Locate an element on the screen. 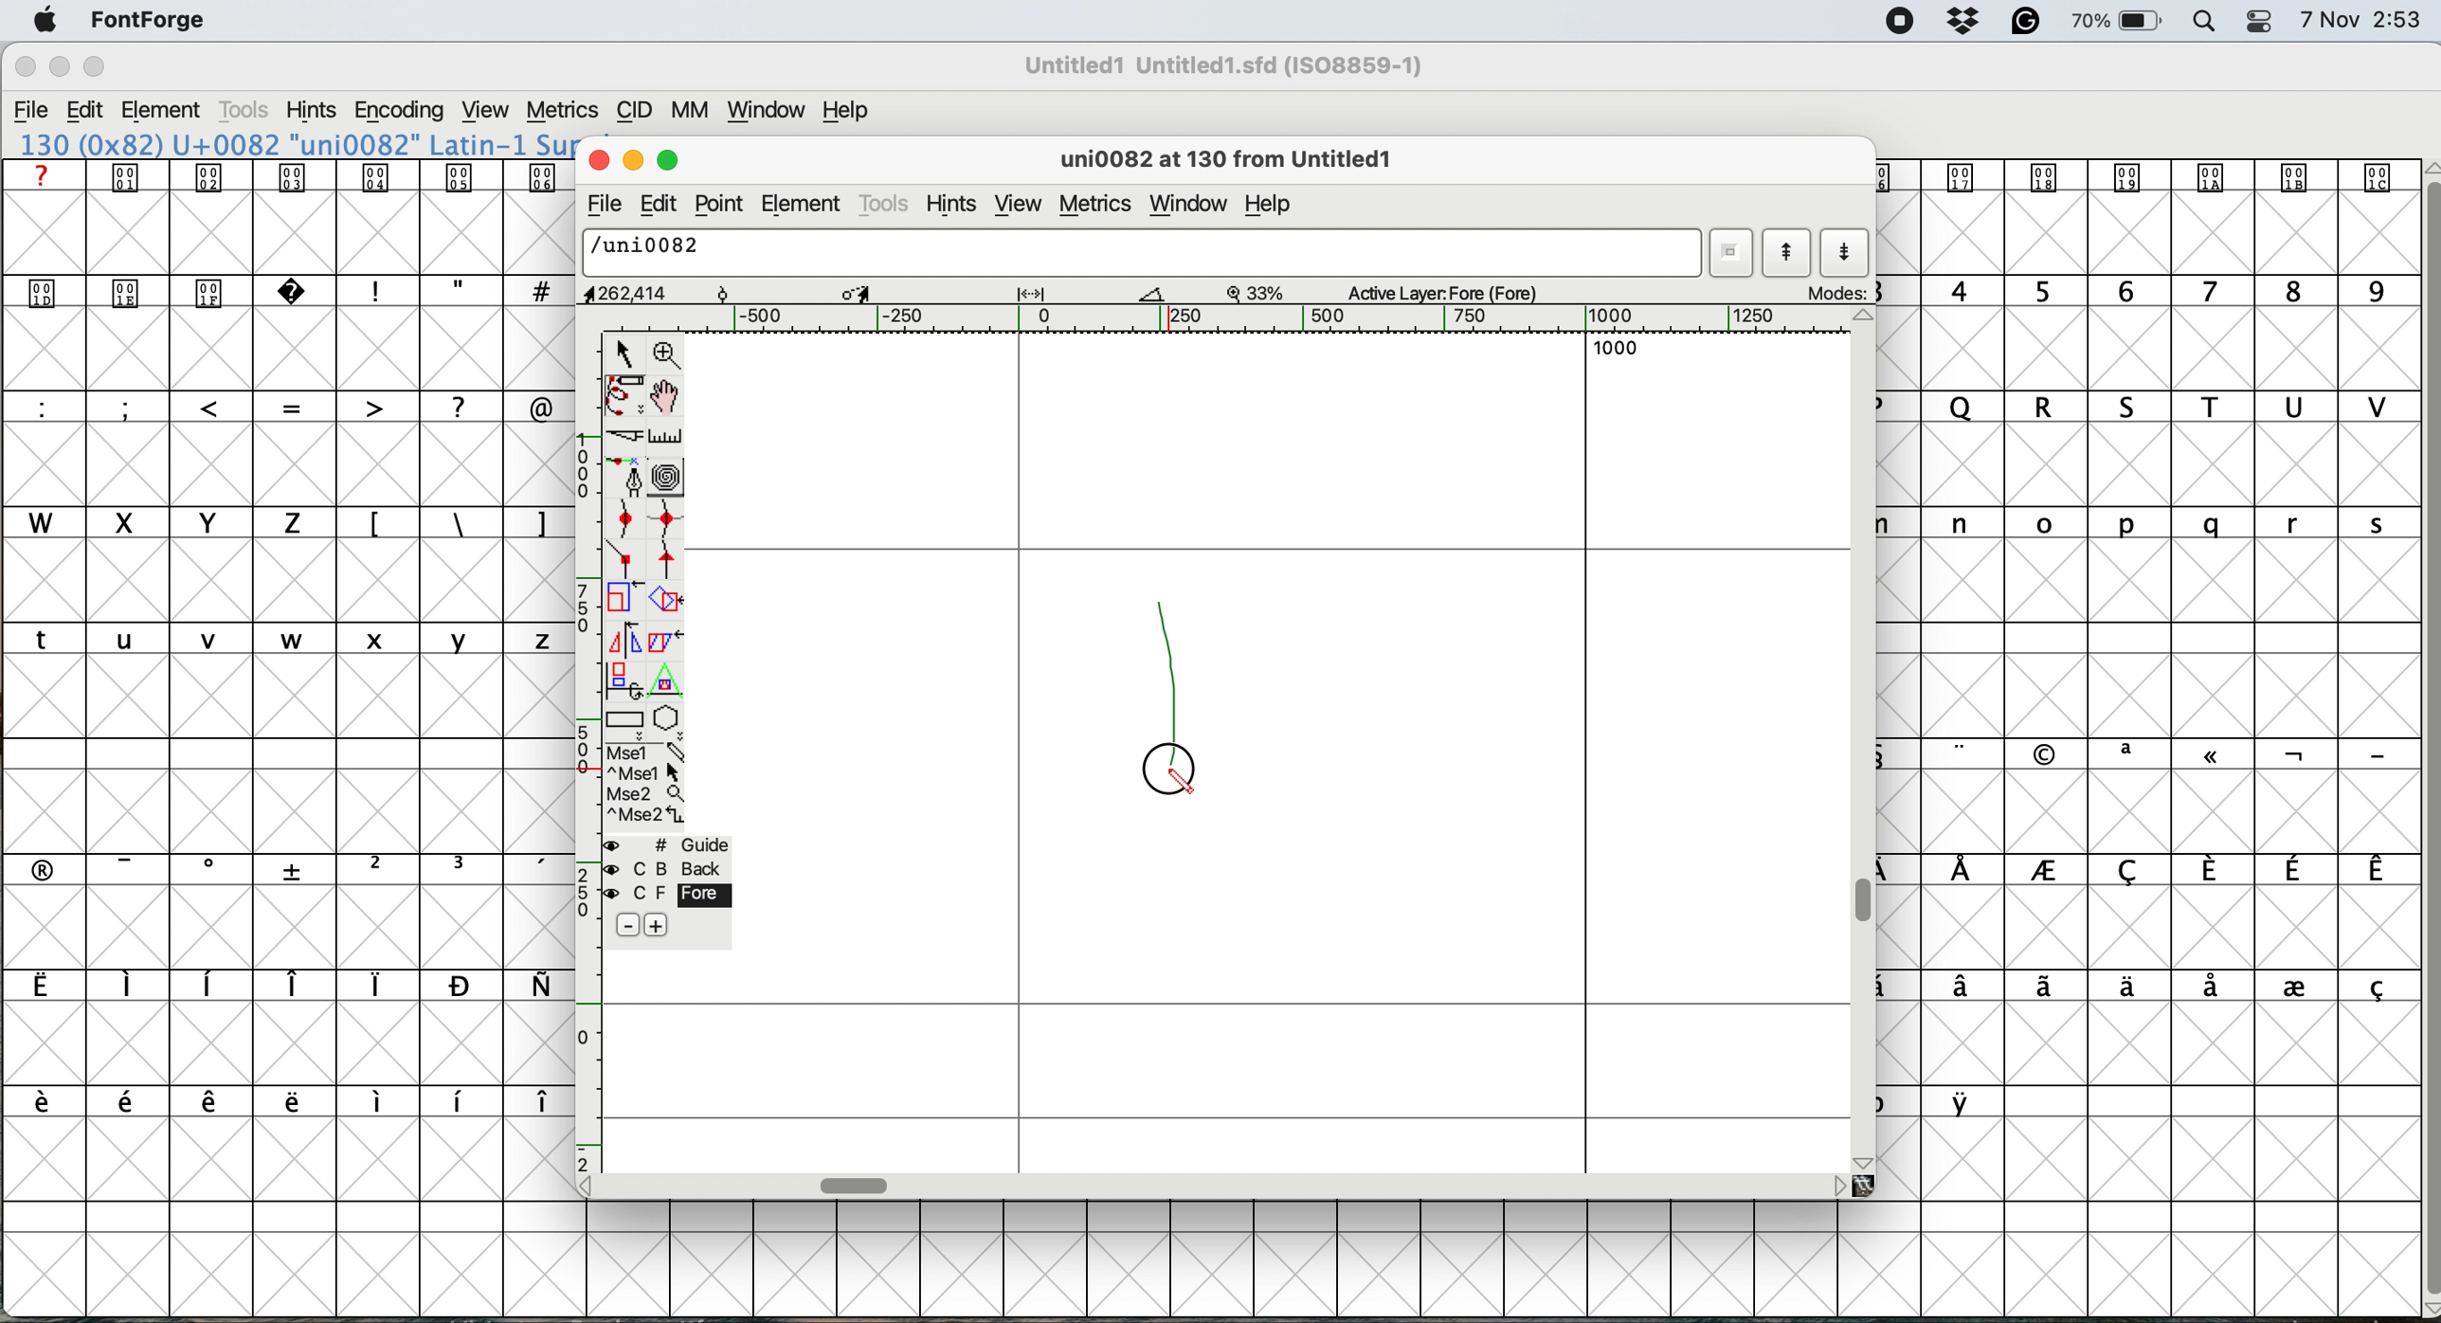 The height and width of the screenshot is (1323, 2441). screen recorder is located at coordinates (1899, 24).